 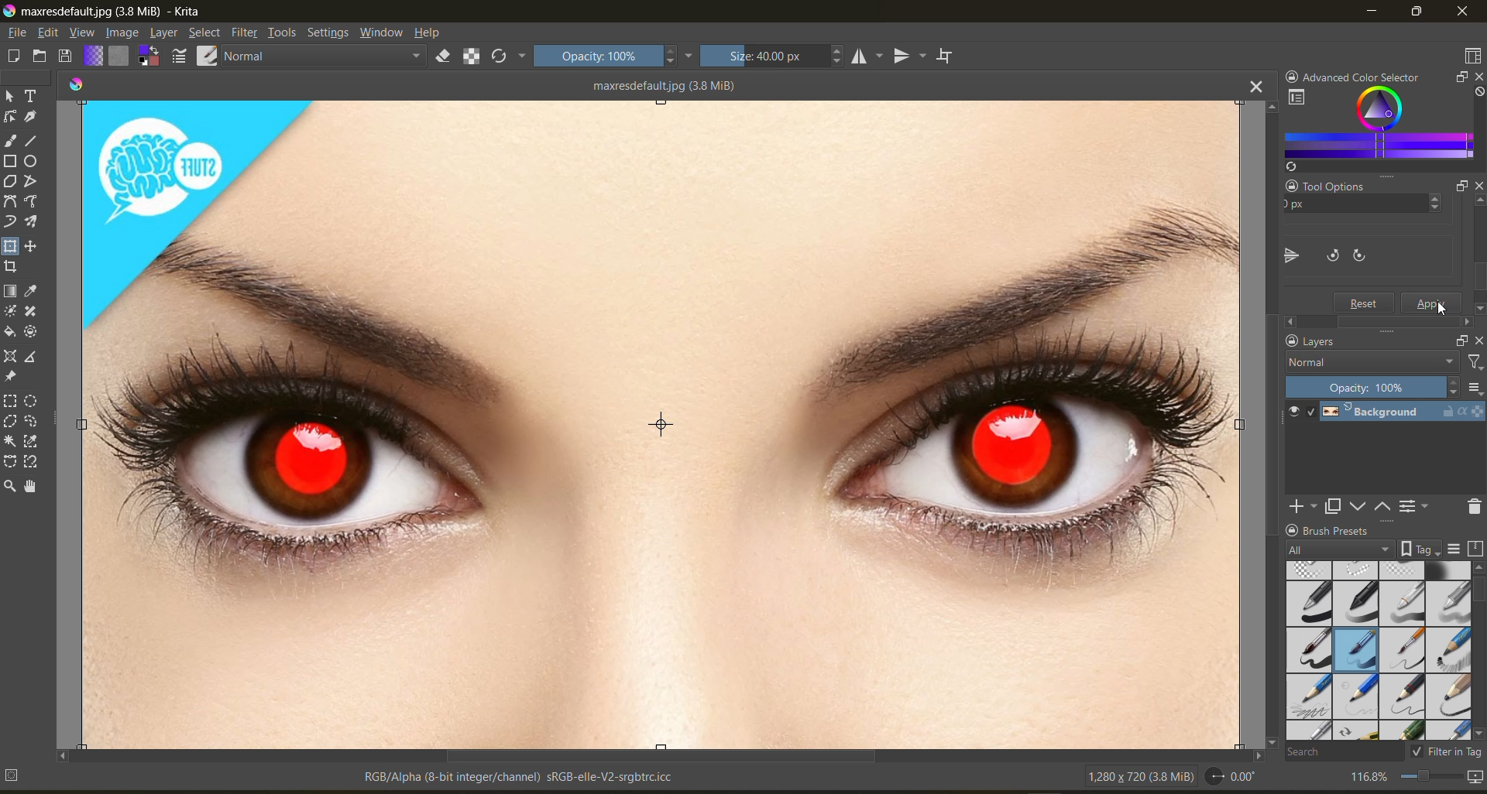 I want to click on tool, so click(x=10, y=142).